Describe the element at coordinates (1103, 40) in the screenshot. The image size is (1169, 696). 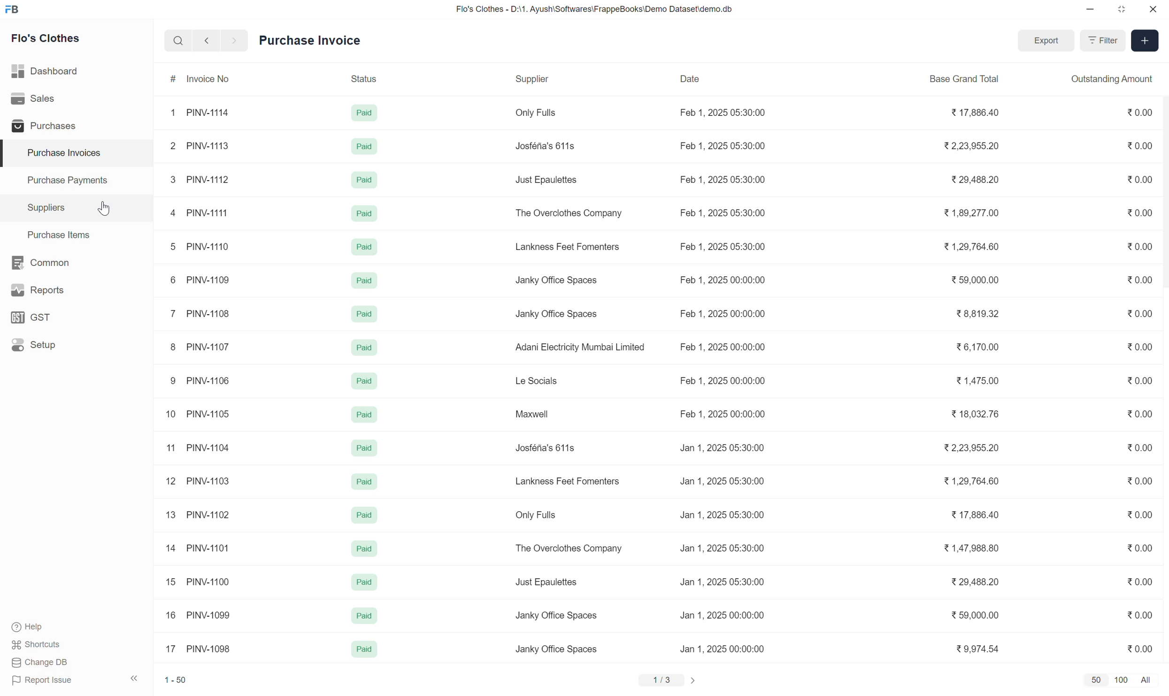
I see `Filter` at that location.